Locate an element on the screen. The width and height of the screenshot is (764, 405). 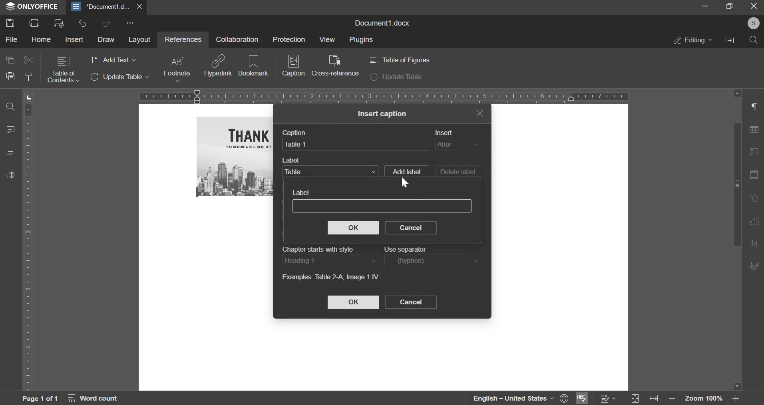
image is located at coordinates (236, 156).